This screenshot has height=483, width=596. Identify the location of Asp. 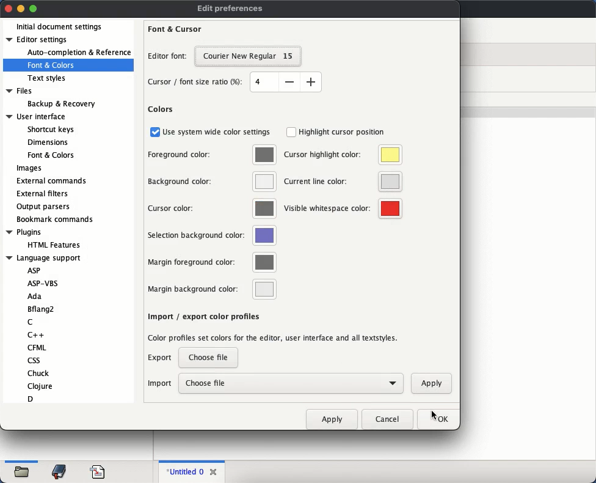
(34, 270).